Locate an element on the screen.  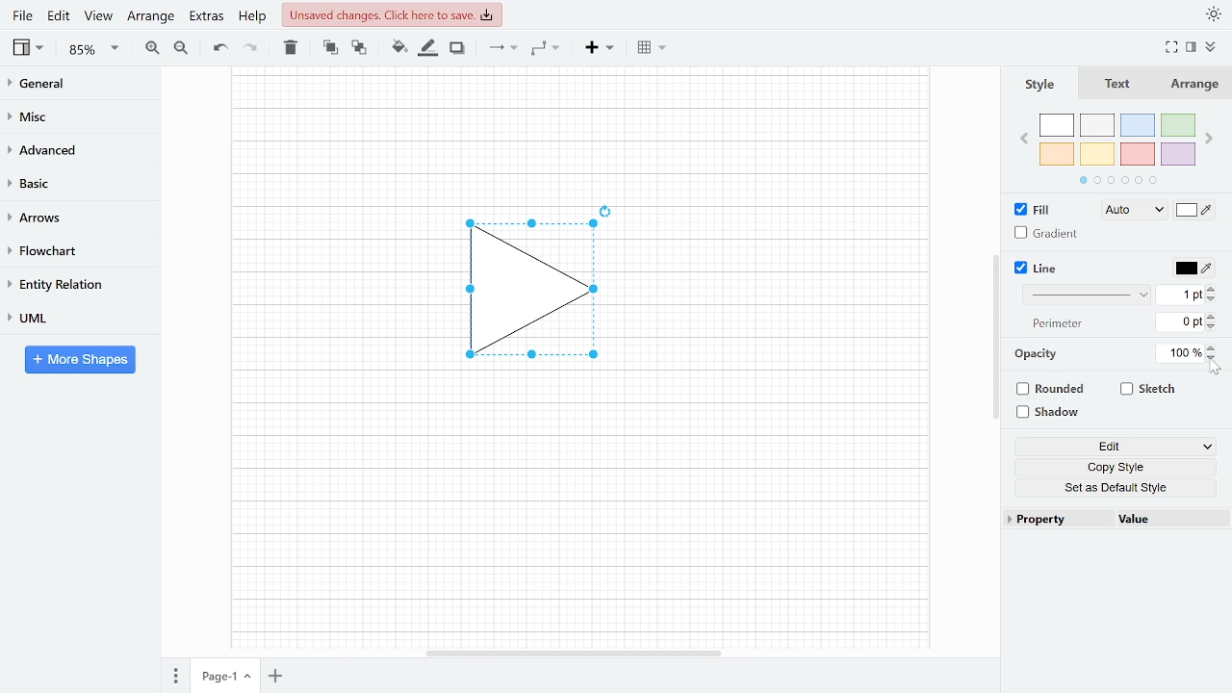
workspace is located at coordinates (578, 515).